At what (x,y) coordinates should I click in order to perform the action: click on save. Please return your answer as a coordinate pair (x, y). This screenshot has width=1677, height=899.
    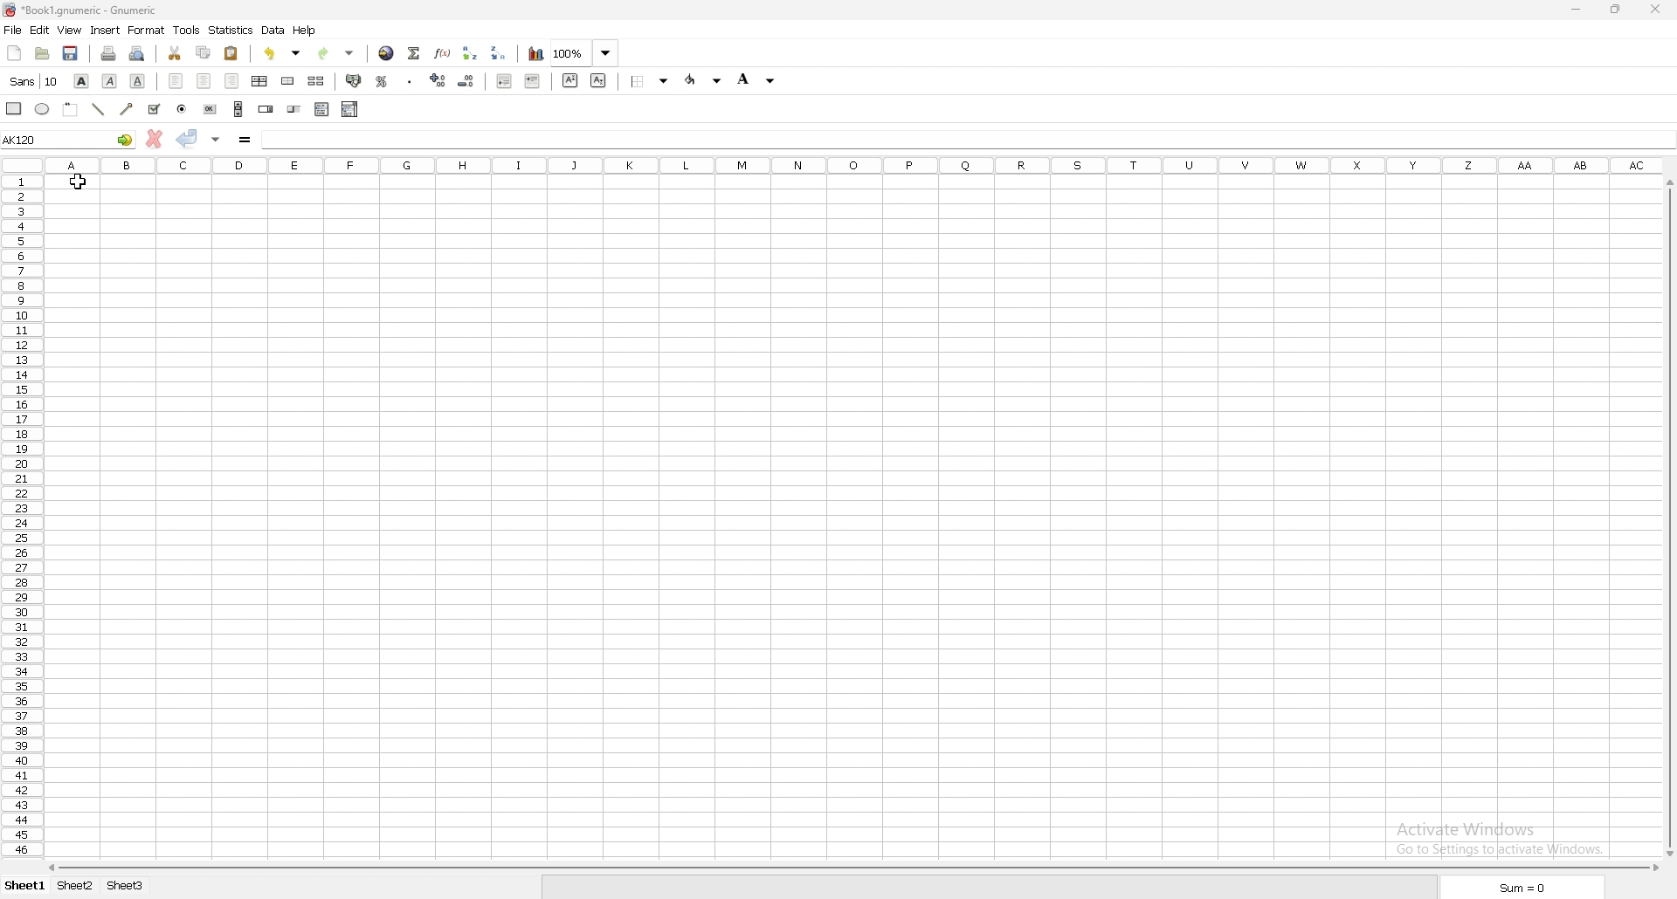
    Looking at the image, I should click on (71, 53).